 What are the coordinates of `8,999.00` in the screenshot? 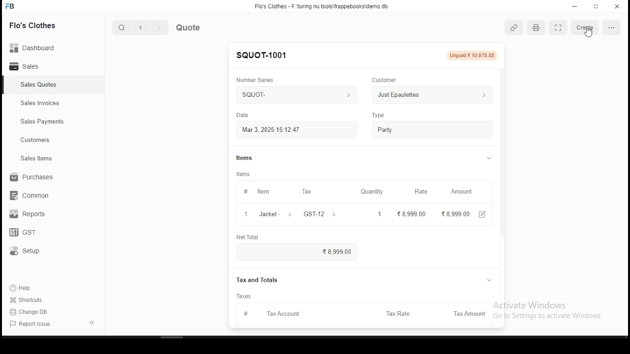 It's located at (298, 253).